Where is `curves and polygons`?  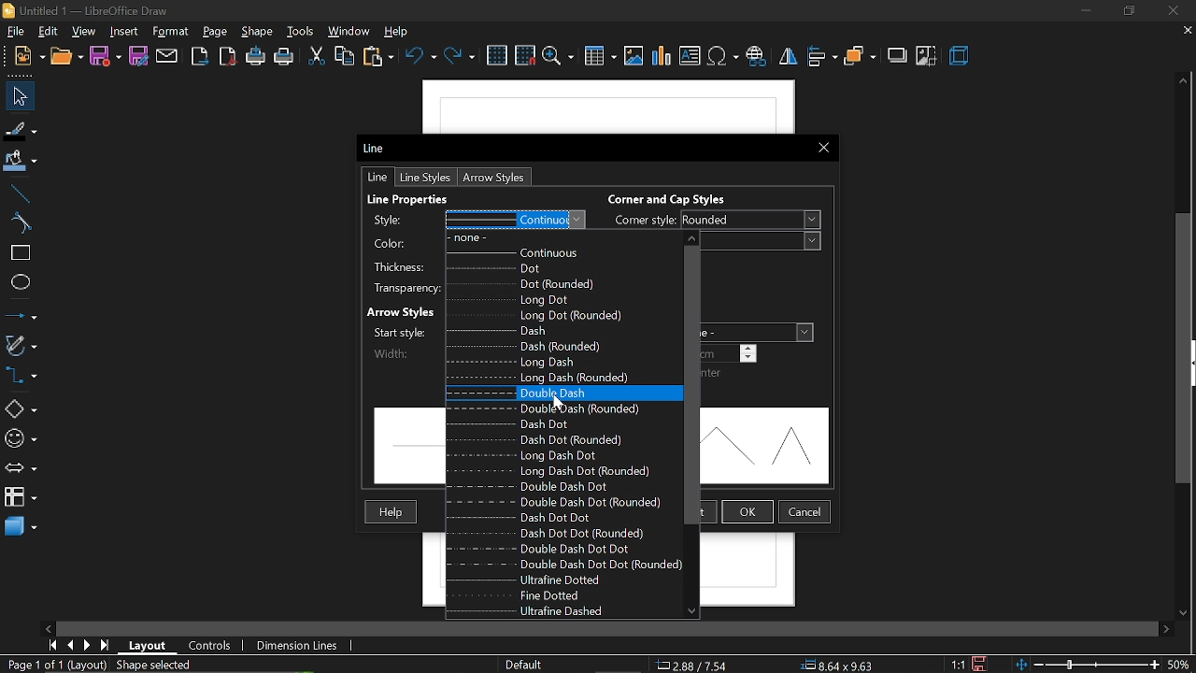 curves and polygons is located at coordinates (22, 345).